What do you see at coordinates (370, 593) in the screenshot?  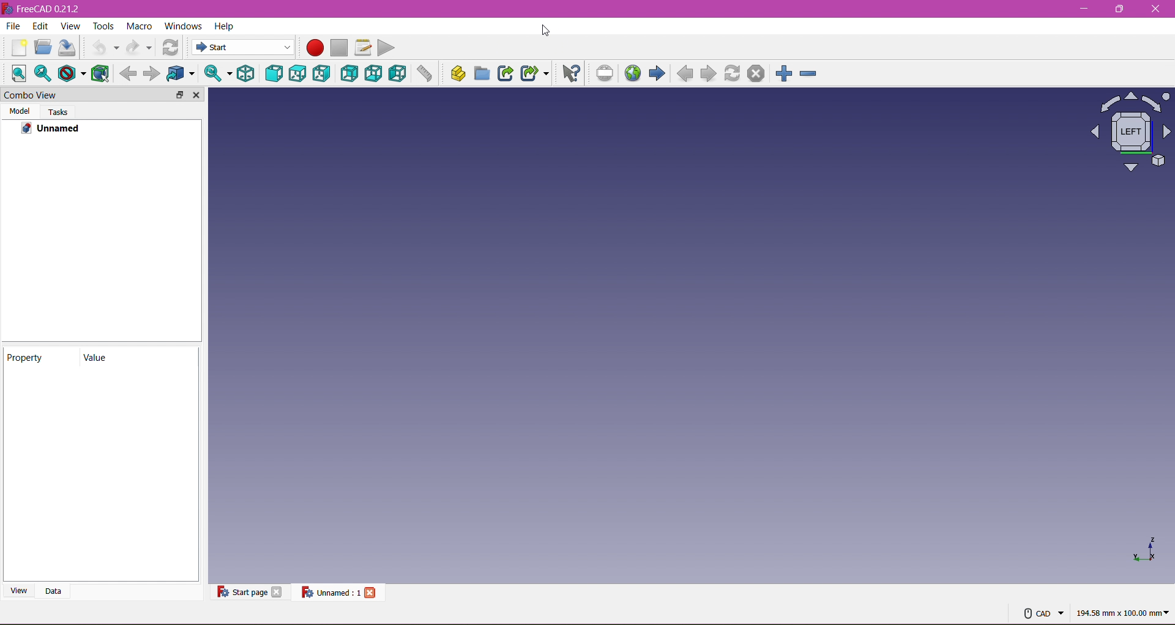 I see `Close` at bounding box center [370, 593].